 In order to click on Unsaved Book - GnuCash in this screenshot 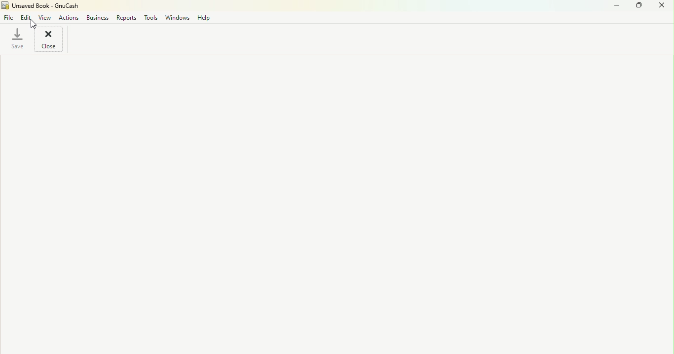, I will do `click(44, 5)`.